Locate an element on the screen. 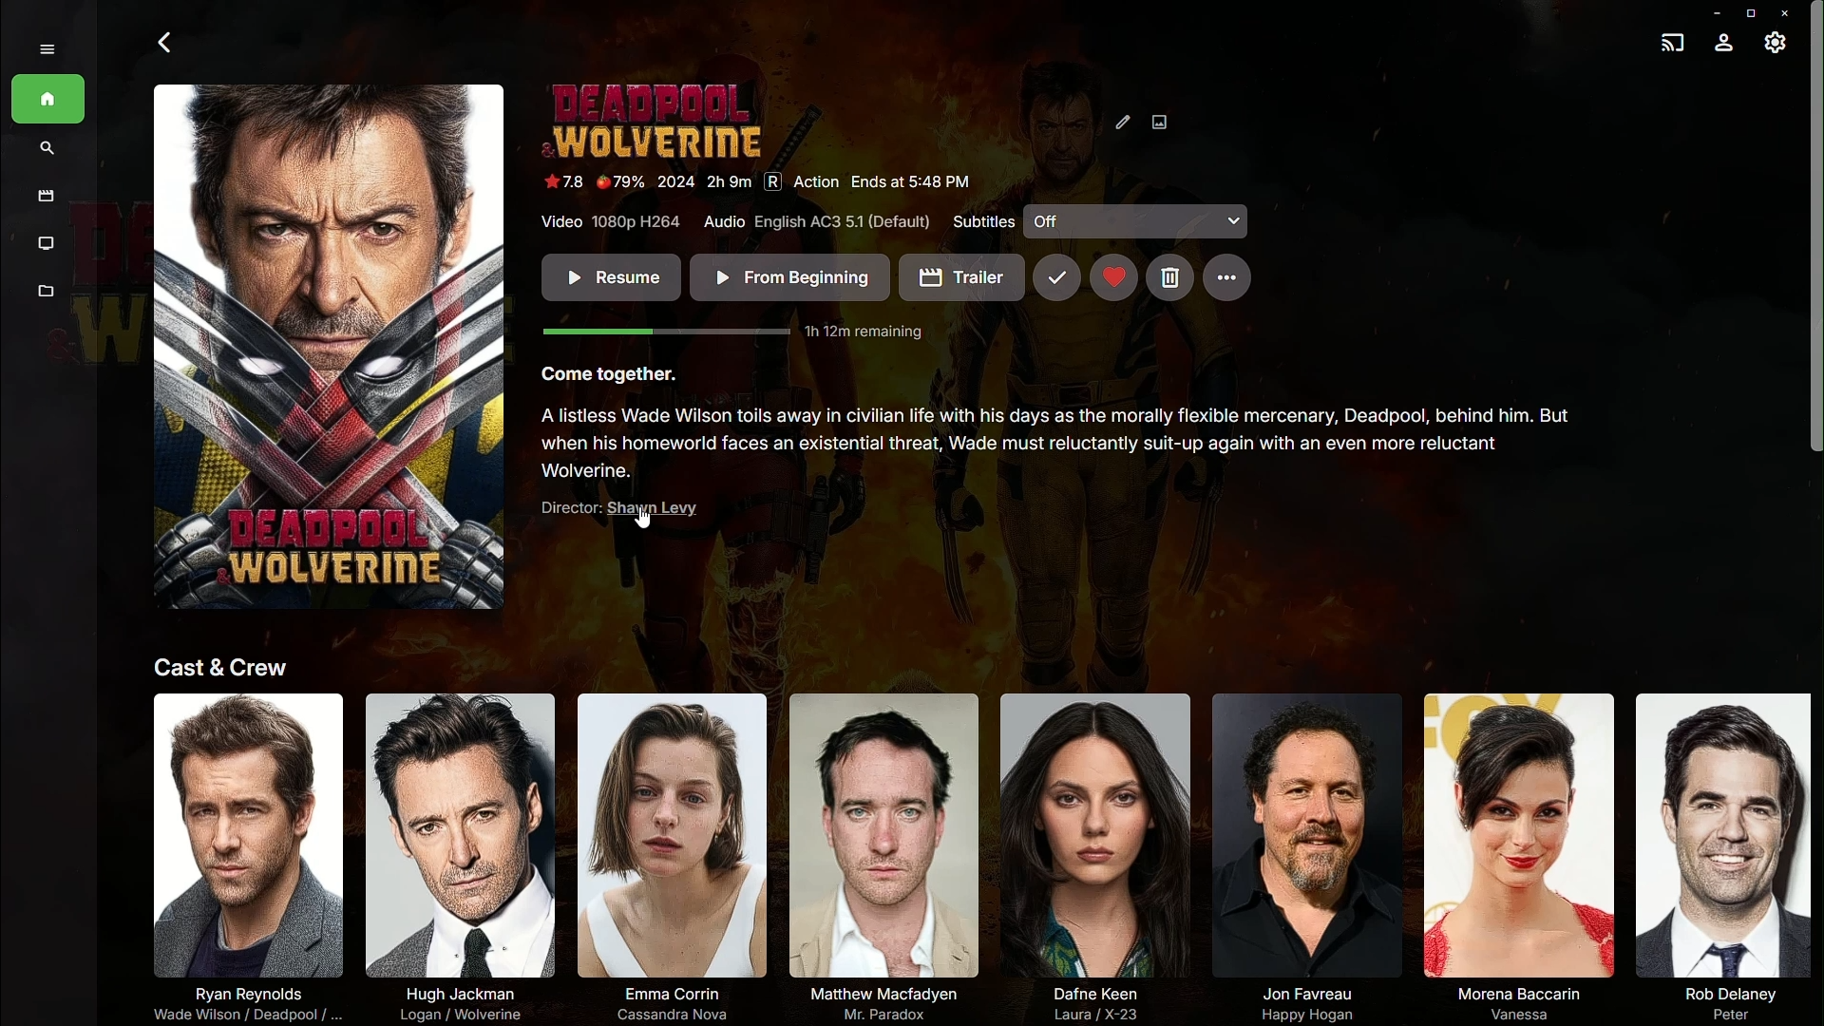 The image size is (1824, 1026). Matthew Macfayden is located at coordinates (874, 854).